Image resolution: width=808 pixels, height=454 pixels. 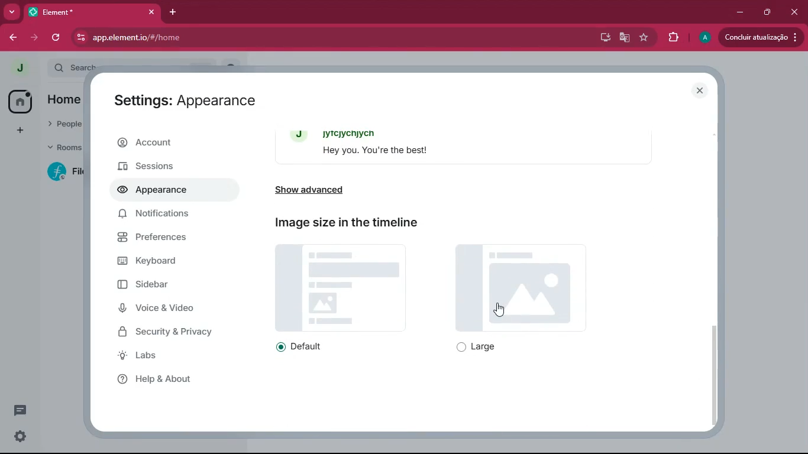 I want to click on image, so click(x=341, y=287).